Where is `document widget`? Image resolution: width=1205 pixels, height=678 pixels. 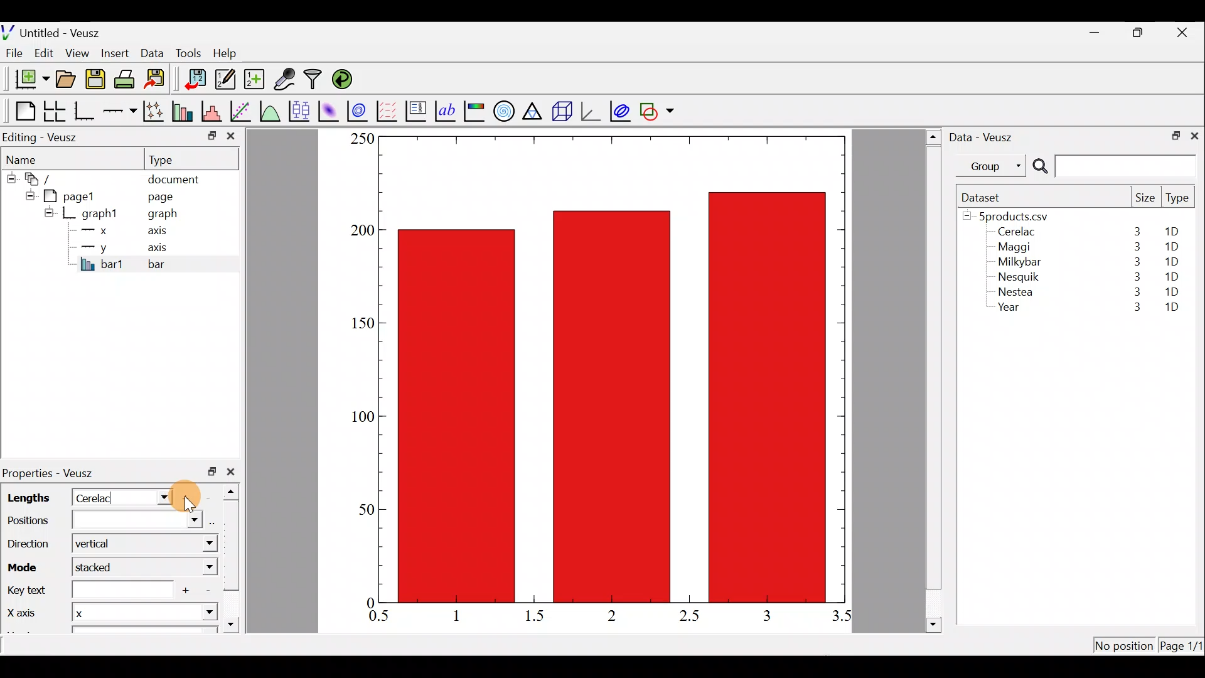
document widget is located at coordinates (45, 177).